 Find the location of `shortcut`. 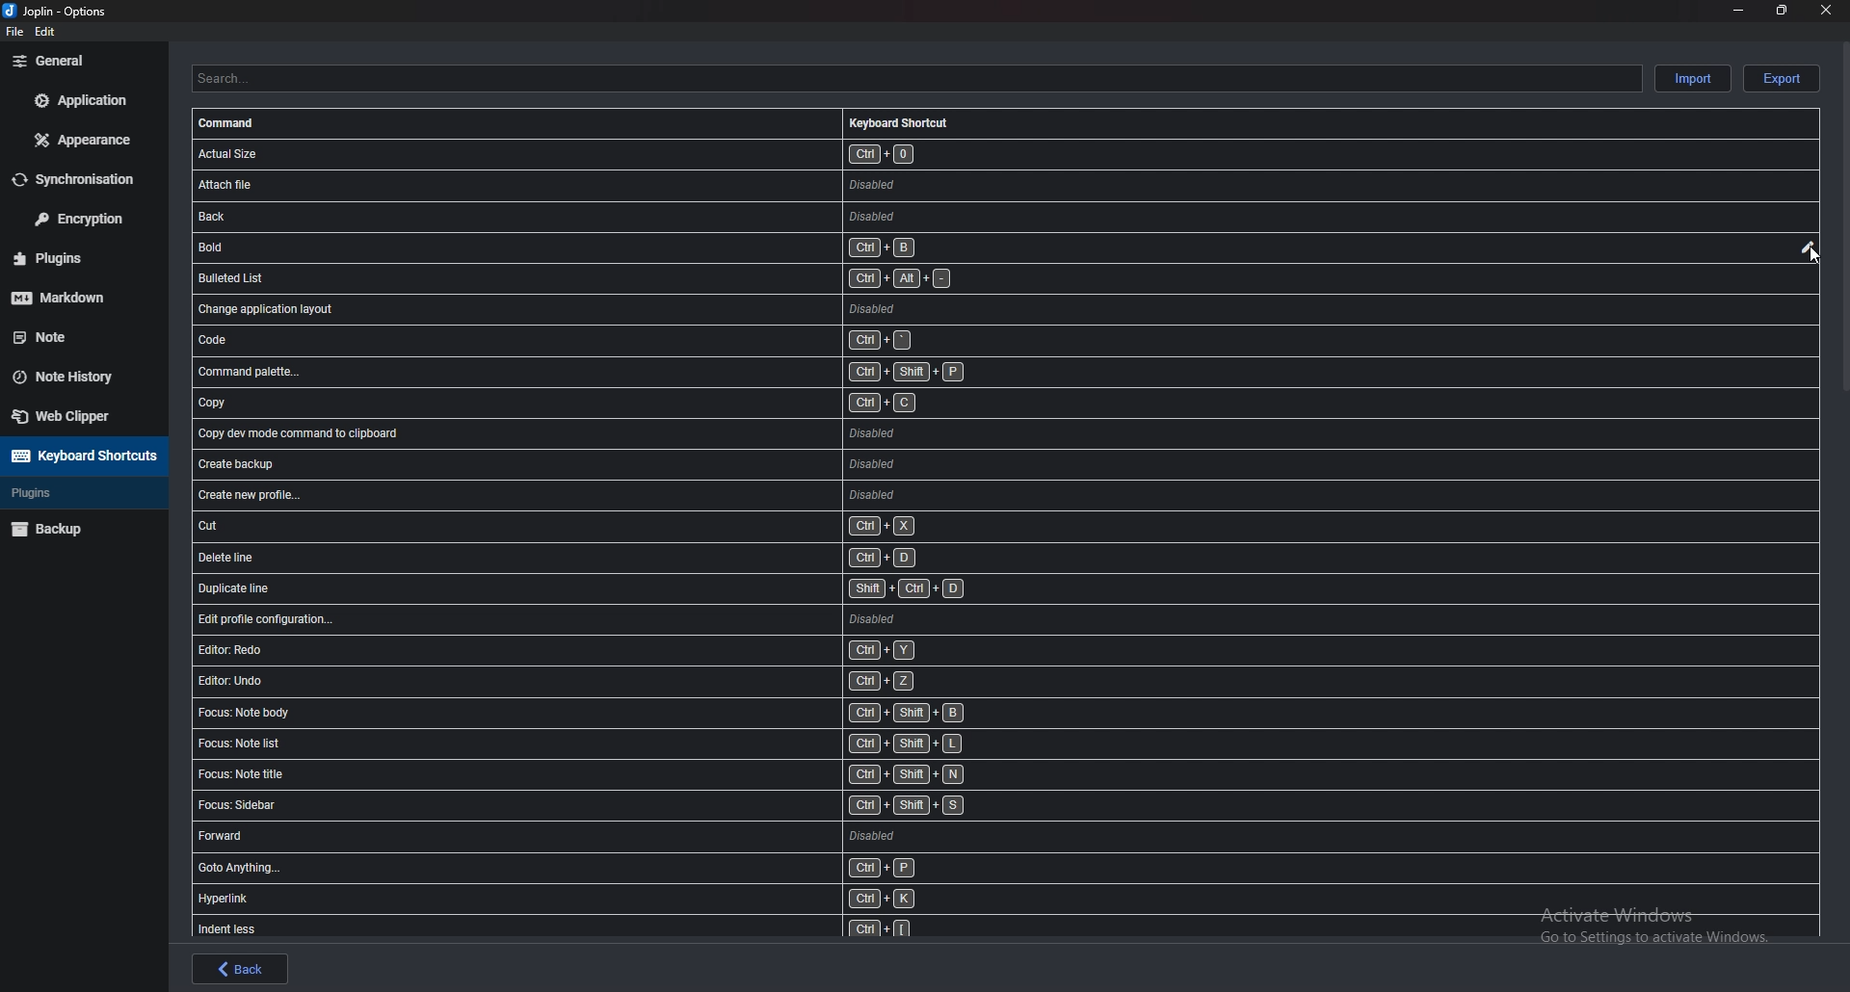

shortcut is located at coordinates (601, 374).